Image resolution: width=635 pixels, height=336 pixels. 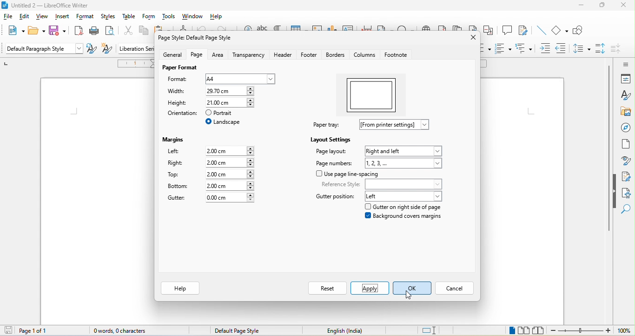 I want to click on general, so click(x=169, y=54).